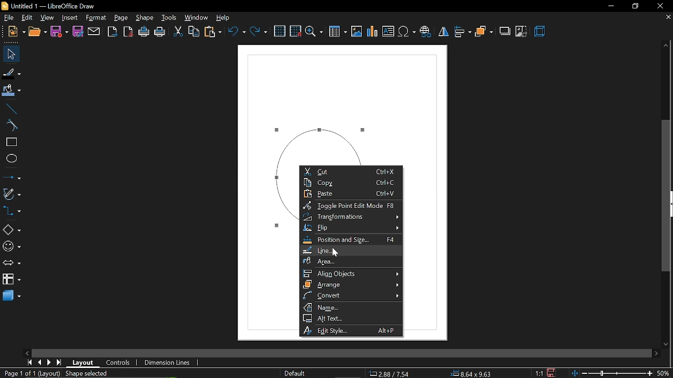 This screenshot has height=378, width=673. Describe the element at coordinates (667, 195) in the screenshot. I see `vertical scrollbar` at that location.